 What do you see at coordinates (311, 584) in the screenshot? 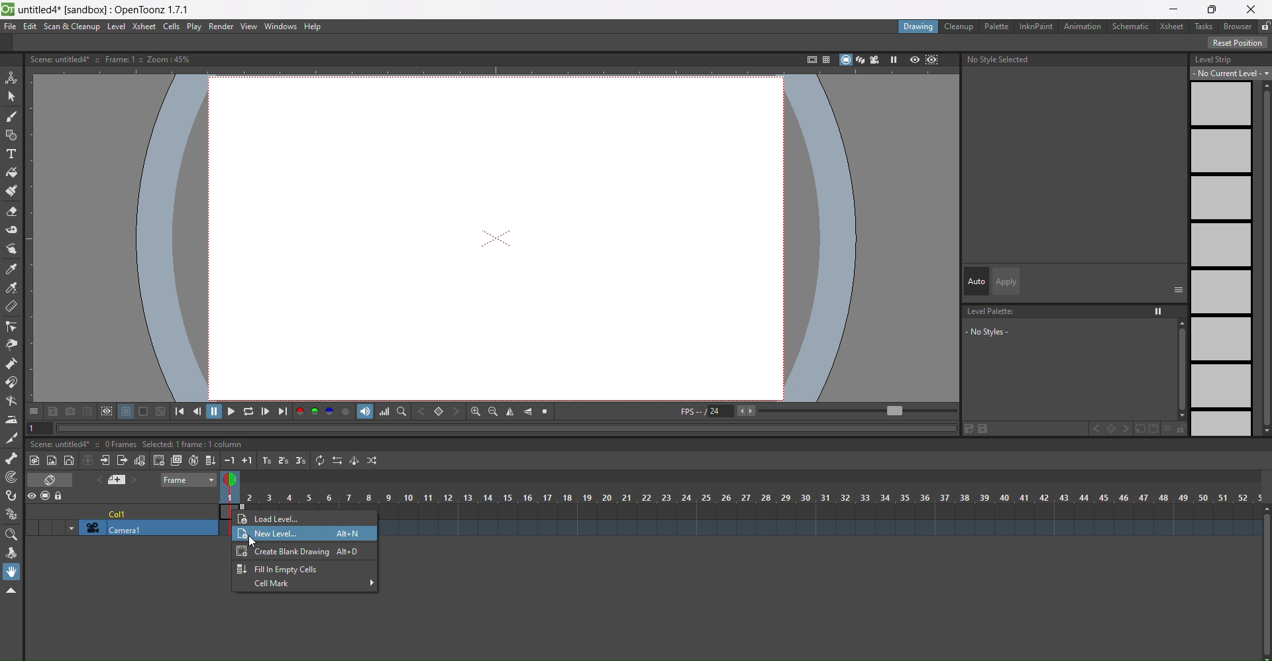
I see `cell mark` at bounding box center [311, 584].